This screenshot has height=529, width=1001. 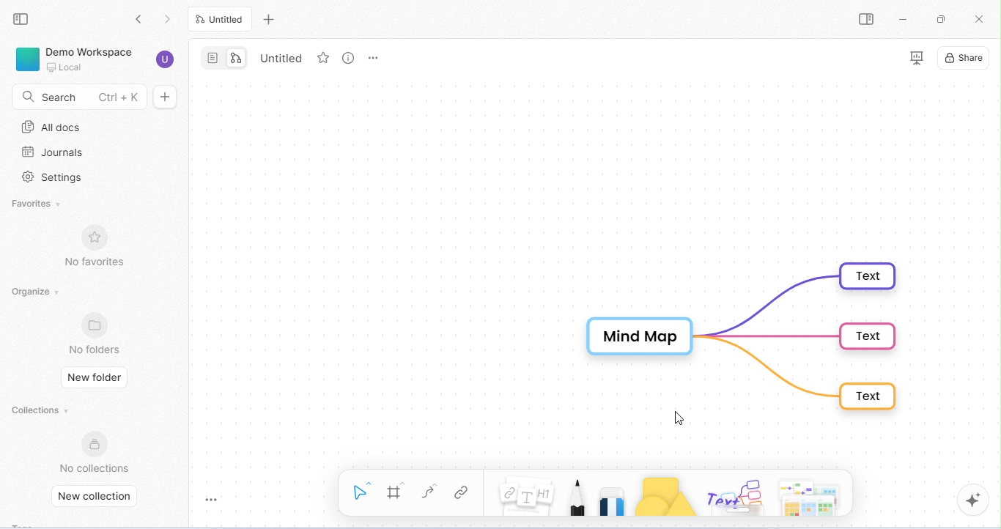 I want to click on collapse side bar, so click(x=23, y=20).